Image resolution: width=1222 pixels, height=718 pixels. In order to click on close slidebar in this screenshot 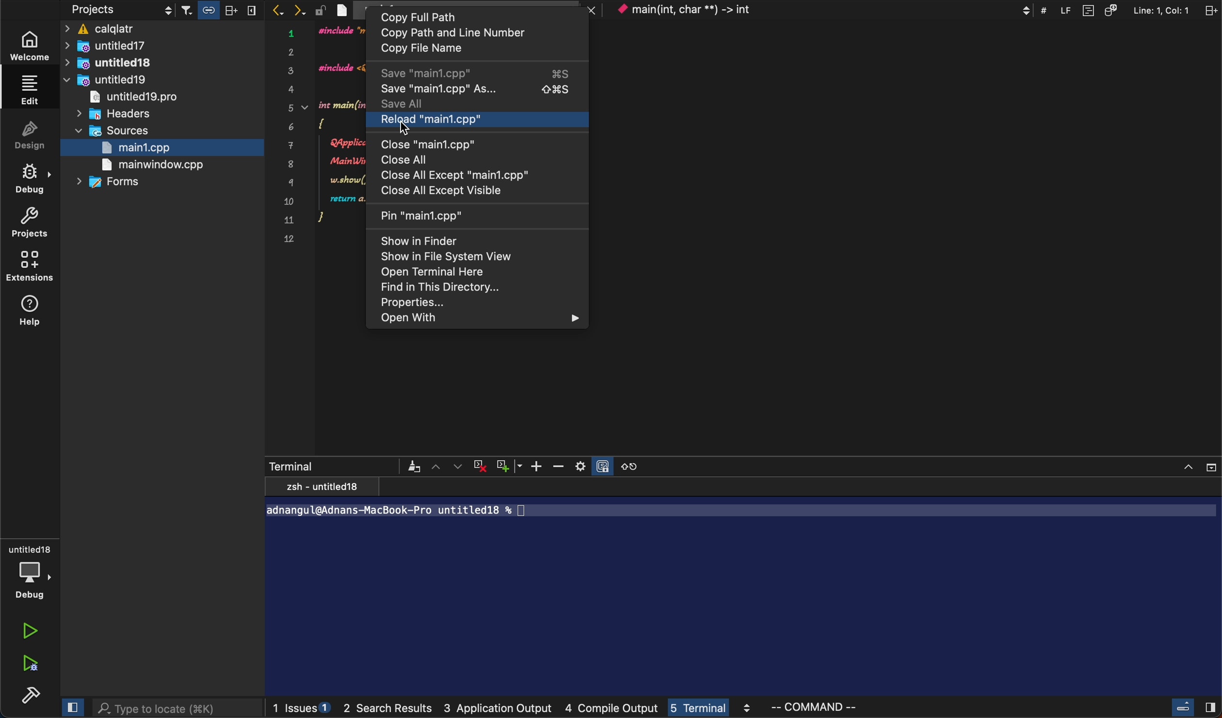, I will do `click(72, 708)`.